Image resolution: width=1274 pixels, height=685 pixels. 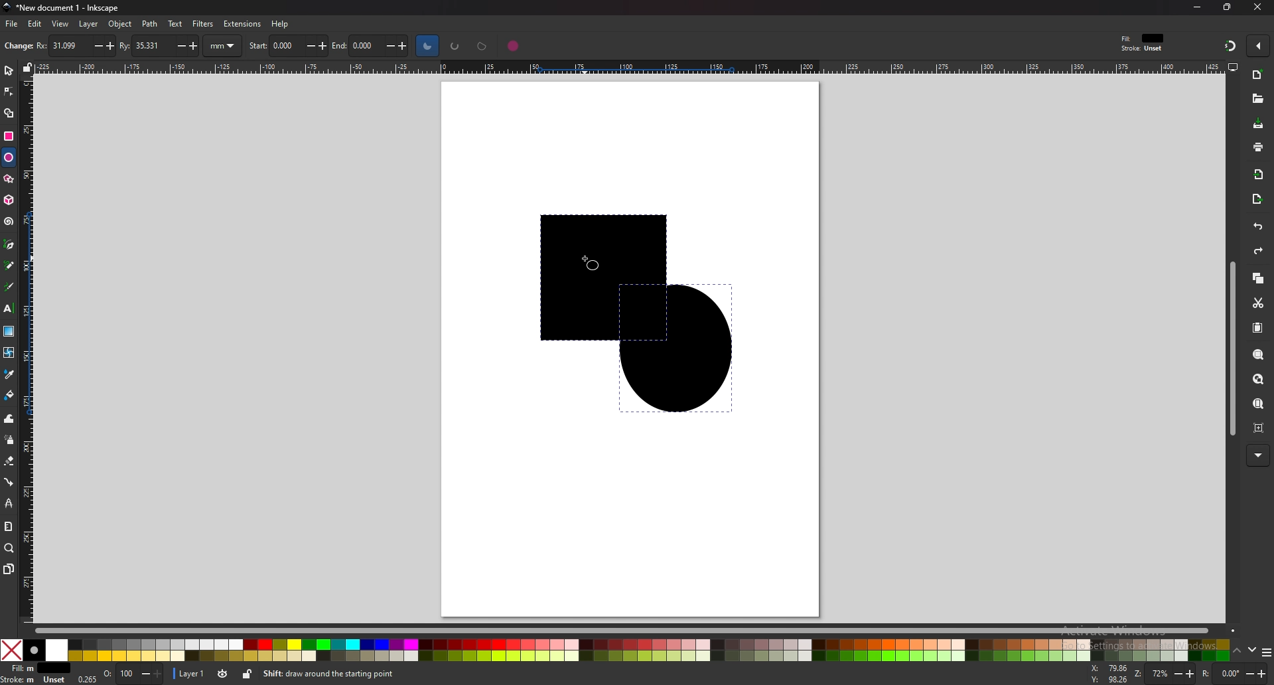 I want to click on mesh, so click(x=9, y=352).